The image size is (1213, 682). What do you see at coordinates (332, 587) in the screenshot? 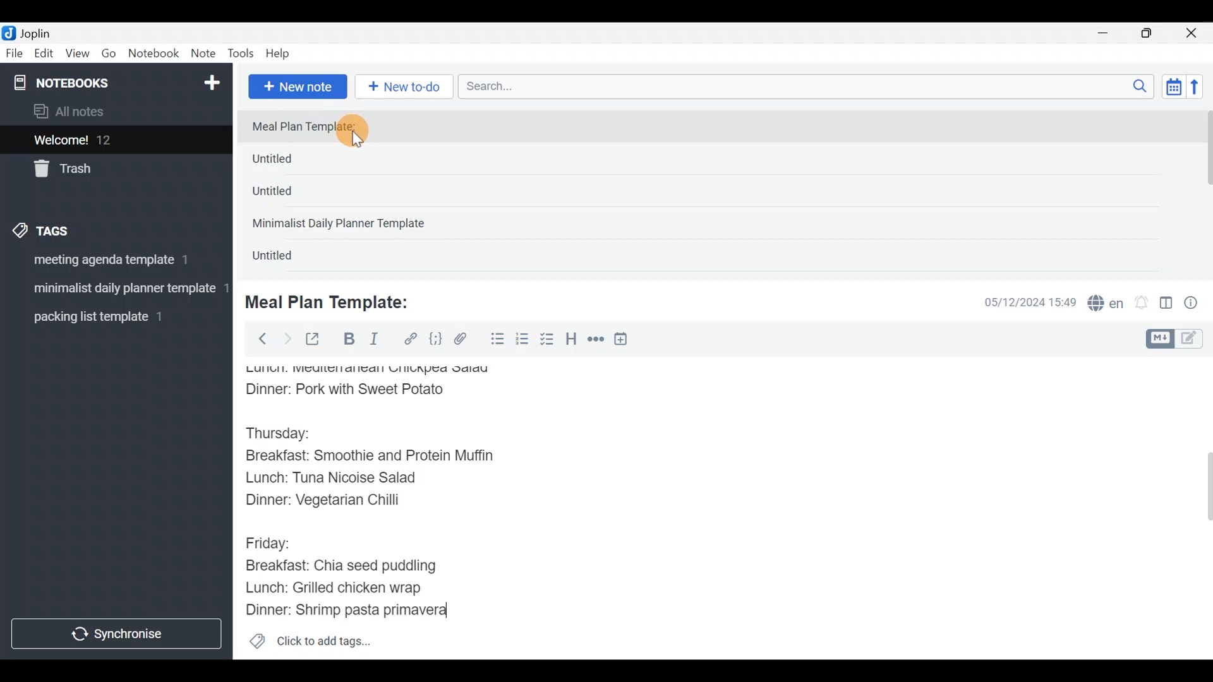
I see `Lunch: Grilled chicken wrap` at bounding box center [332, 587].